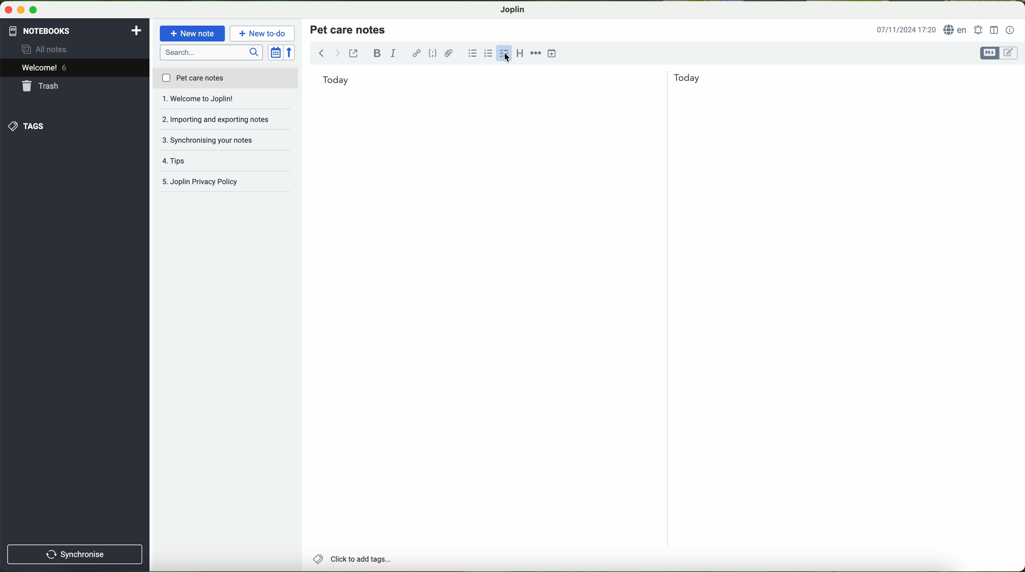 The image size is (1025, 572). What do you see at coordinates (487, 53) in the screenshot?
I see `numbered list` at bounding box center [487, 53].